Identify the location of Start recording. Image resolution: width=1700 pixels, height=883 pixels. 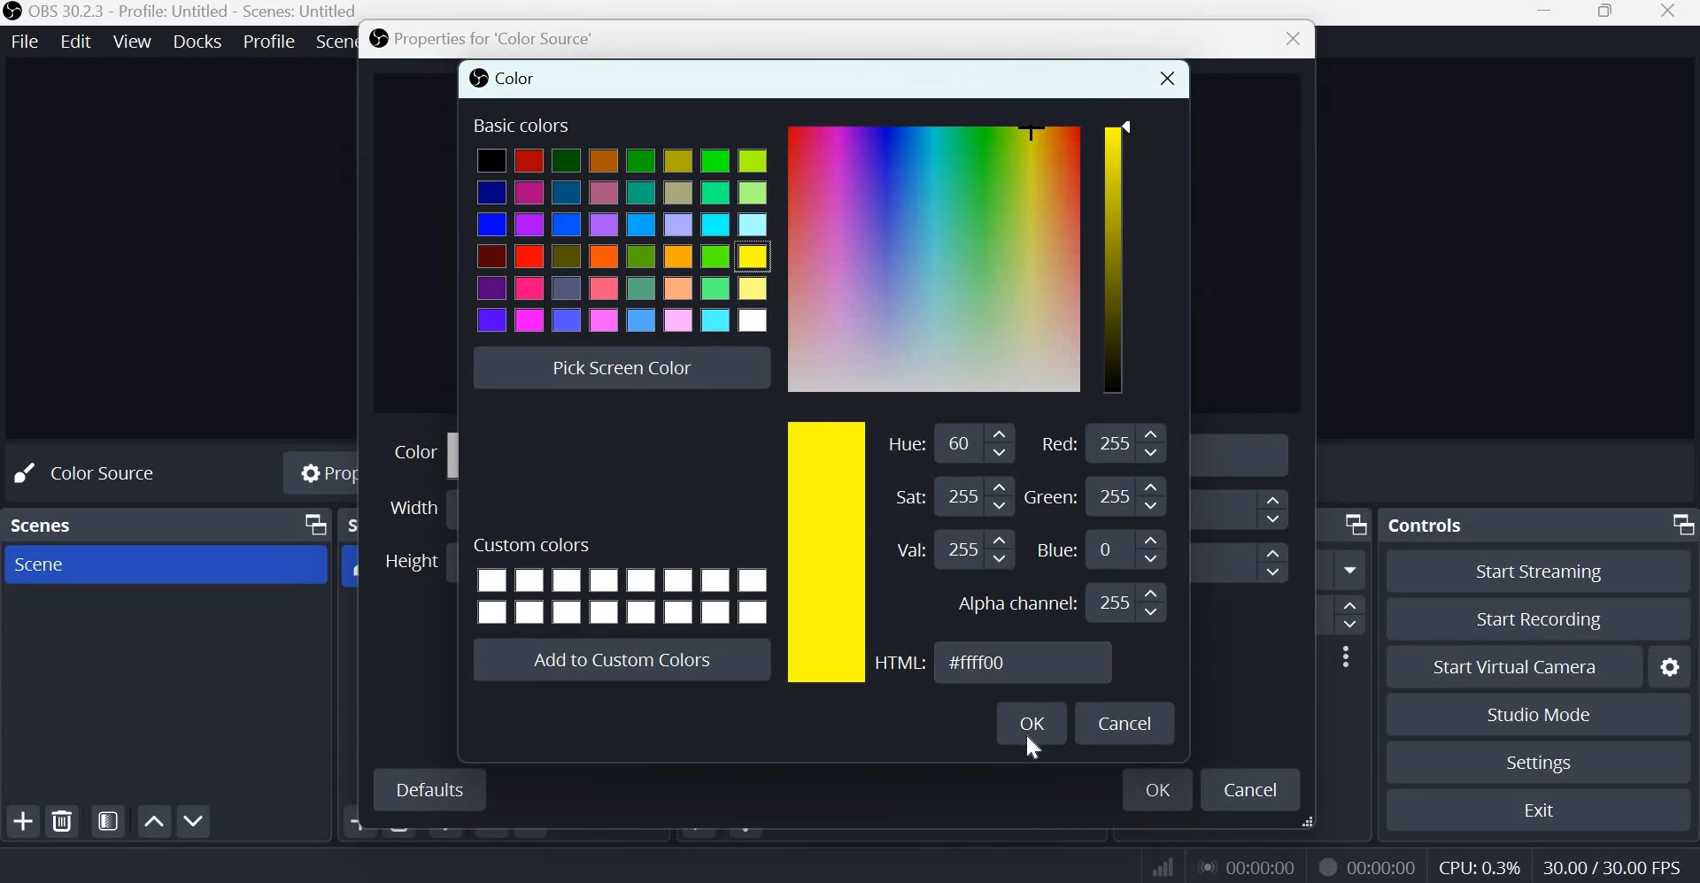
(1549, 620).